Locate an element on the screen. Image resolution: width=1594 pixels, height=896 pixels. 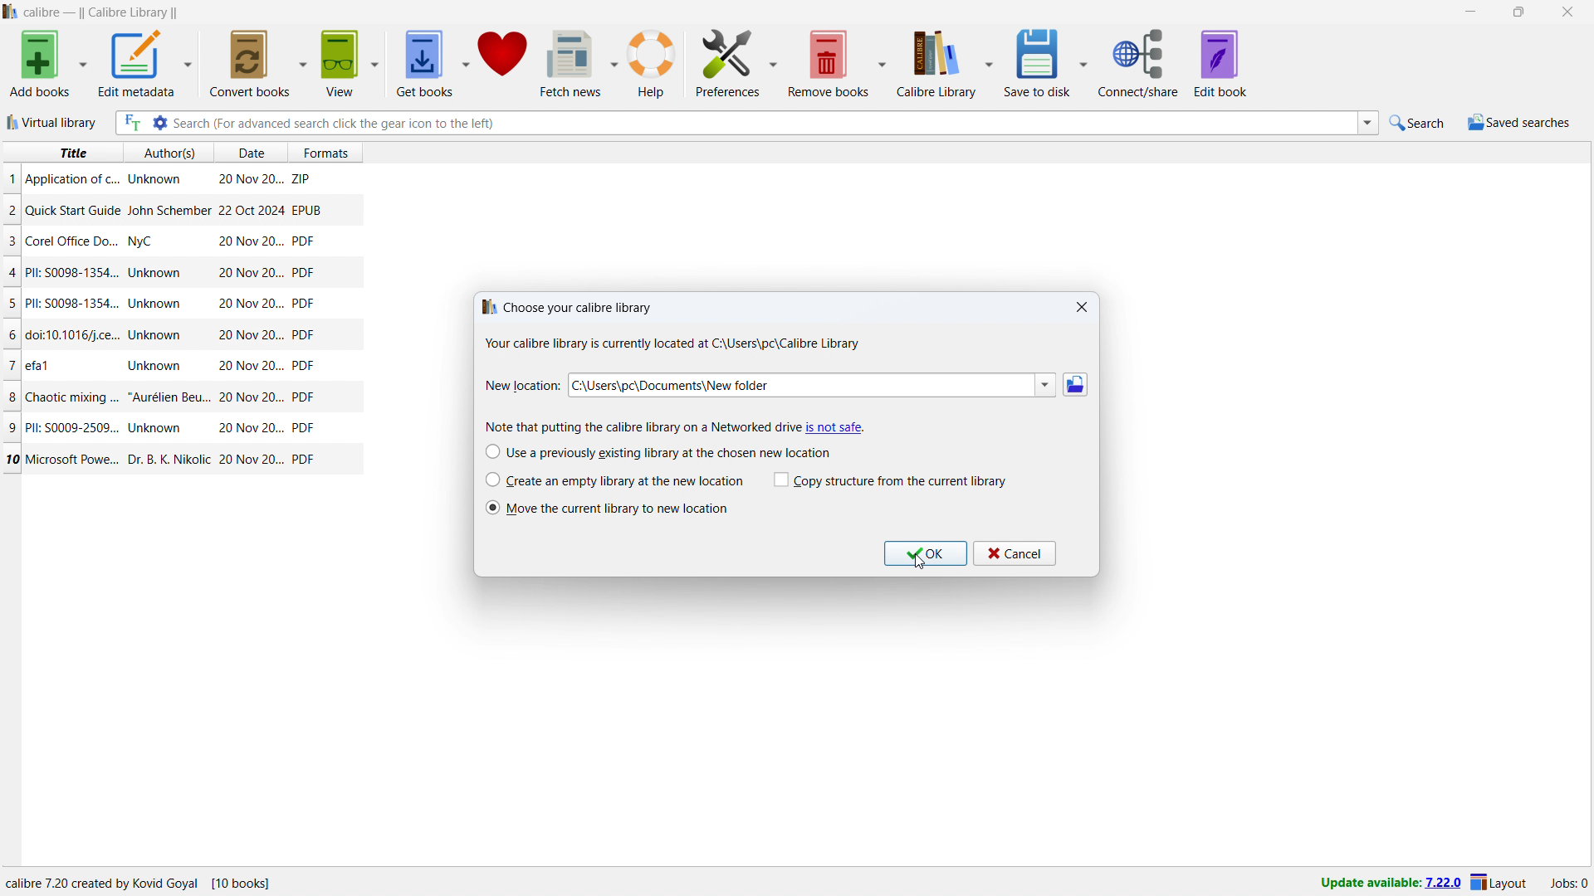
Date is located at coordinates (251, 273).